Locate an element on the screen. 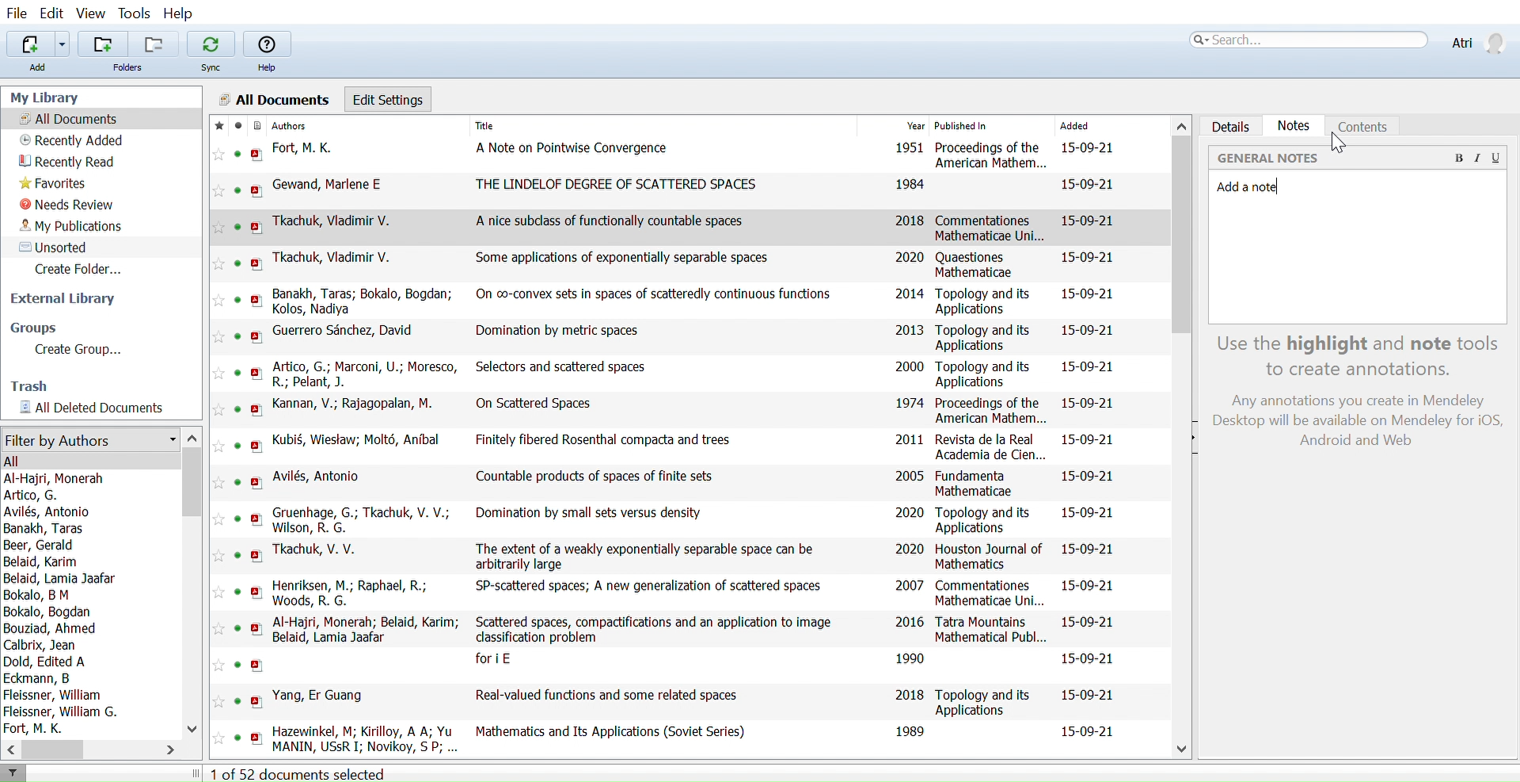 Image resolution: width=1520 pixels, height=782 pixels. Vertical scrollbar for all files is located at coordinates (1180, 233).